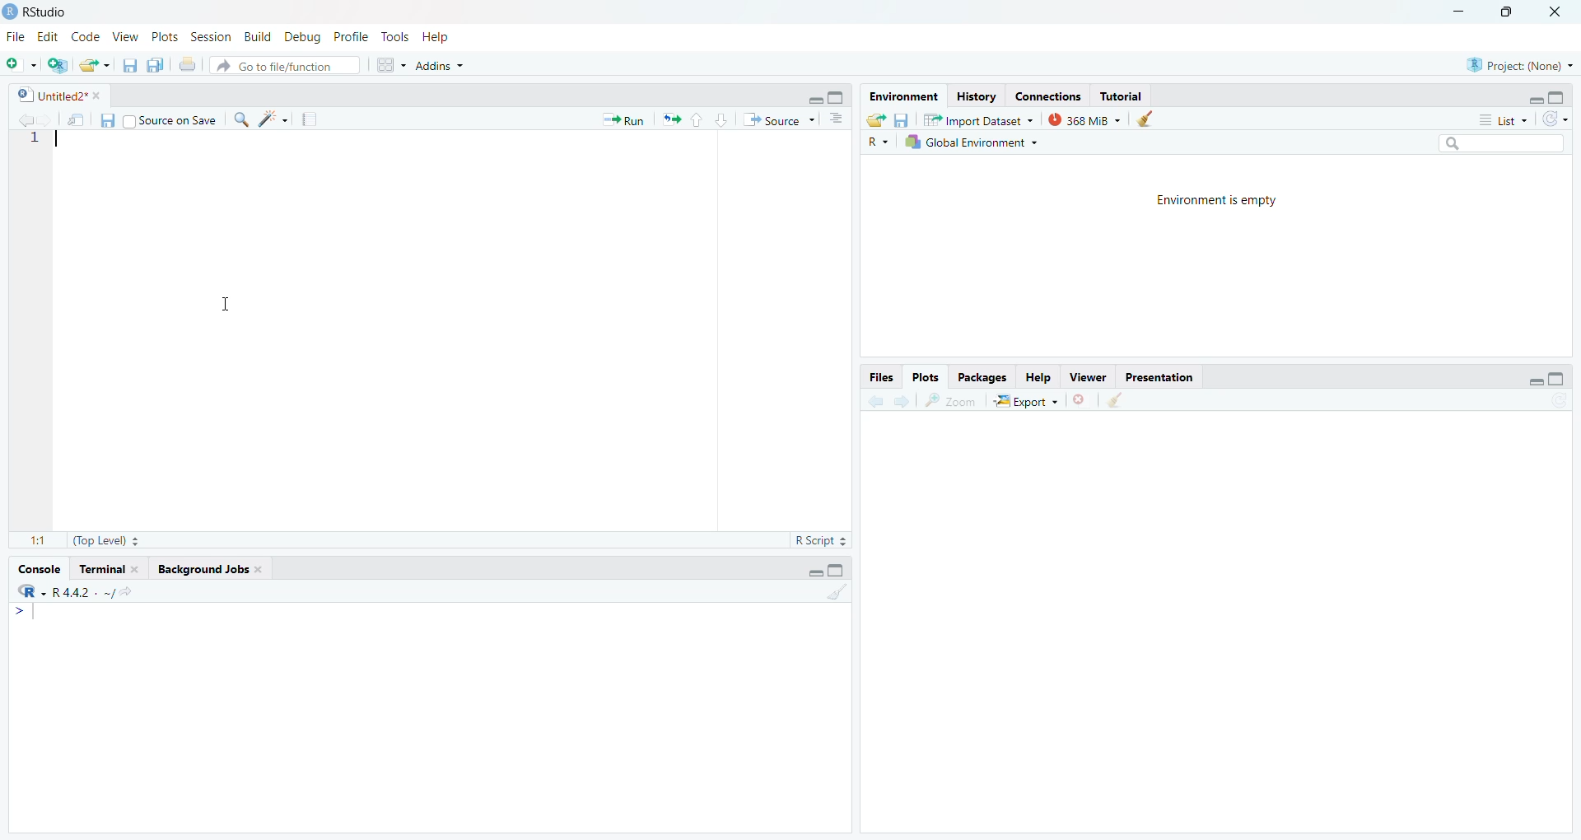 The width and height of the screenshot is (1581, 840). Describe the element at coordinates (1080, 403) in the screenshot. I see `close` at that location.